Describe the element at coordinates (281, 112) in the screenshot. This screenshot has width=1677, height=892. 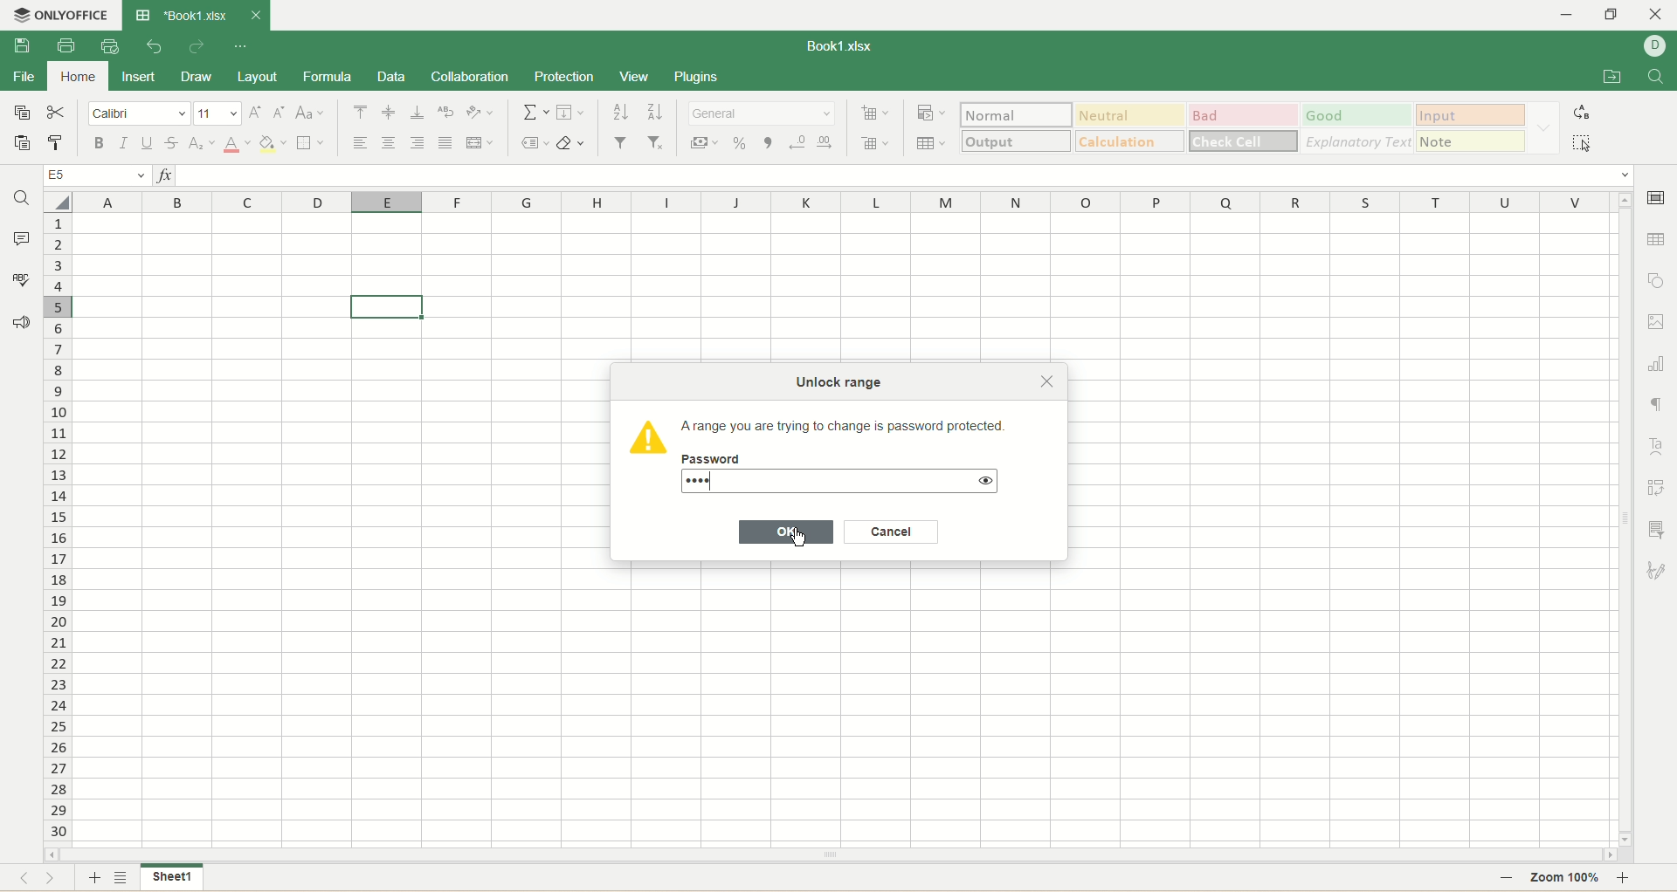
I see `decrease size` at that location.